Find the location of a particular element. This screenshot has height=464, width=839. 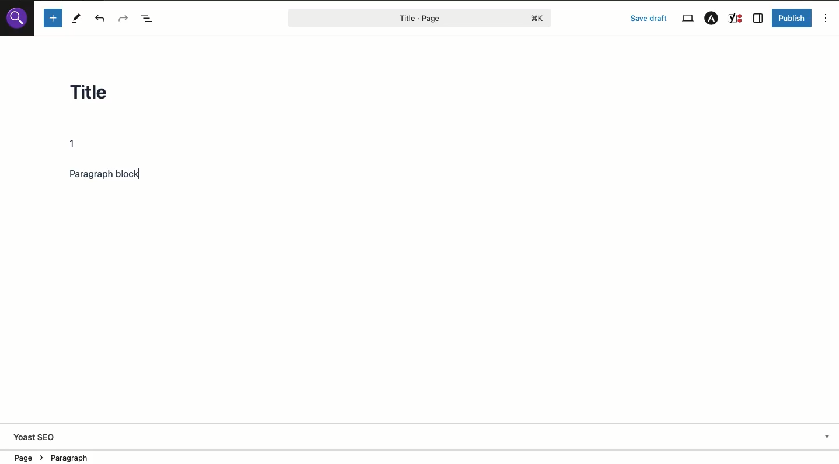

Save draft is located at coordinates (649, 18).